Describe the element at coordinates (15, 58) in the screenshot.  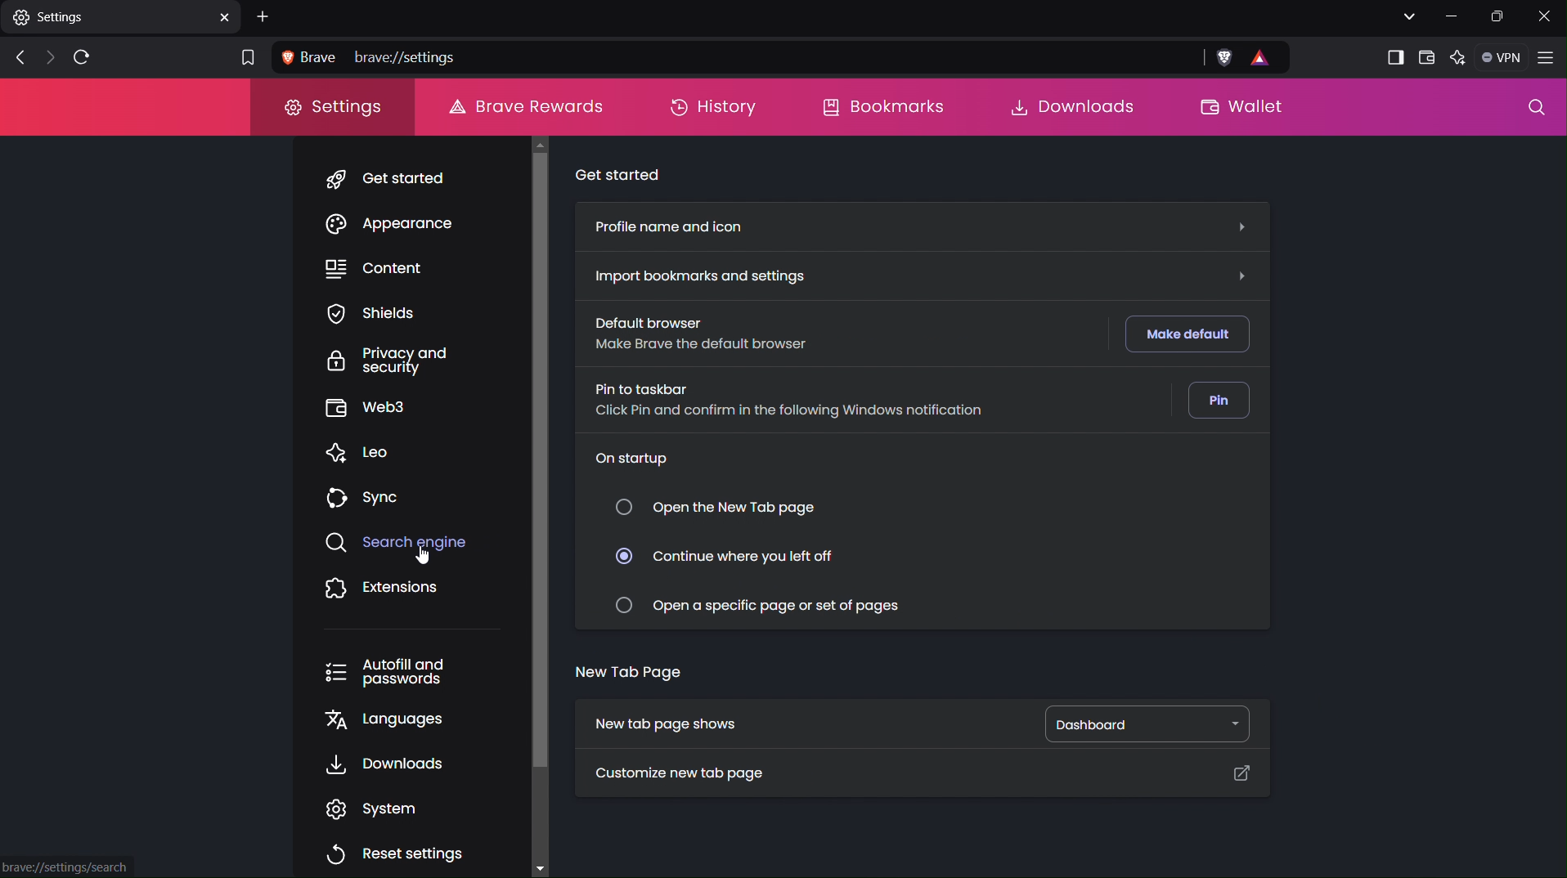
I see `Back` at that location.